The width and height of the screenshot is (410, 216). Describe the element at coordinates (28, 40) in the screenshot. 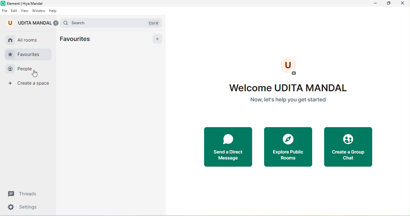

I see `all rooms` at that location.